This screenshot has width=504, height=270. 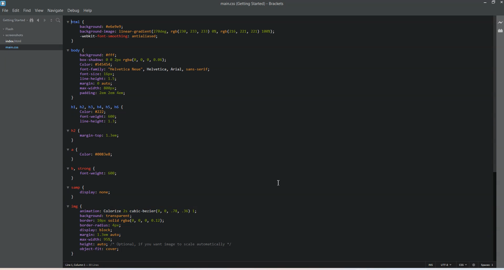 What do you see at coordinates (14, 20) in the screenshot?
I see `Getting Started` at bounding box center [14, 20].